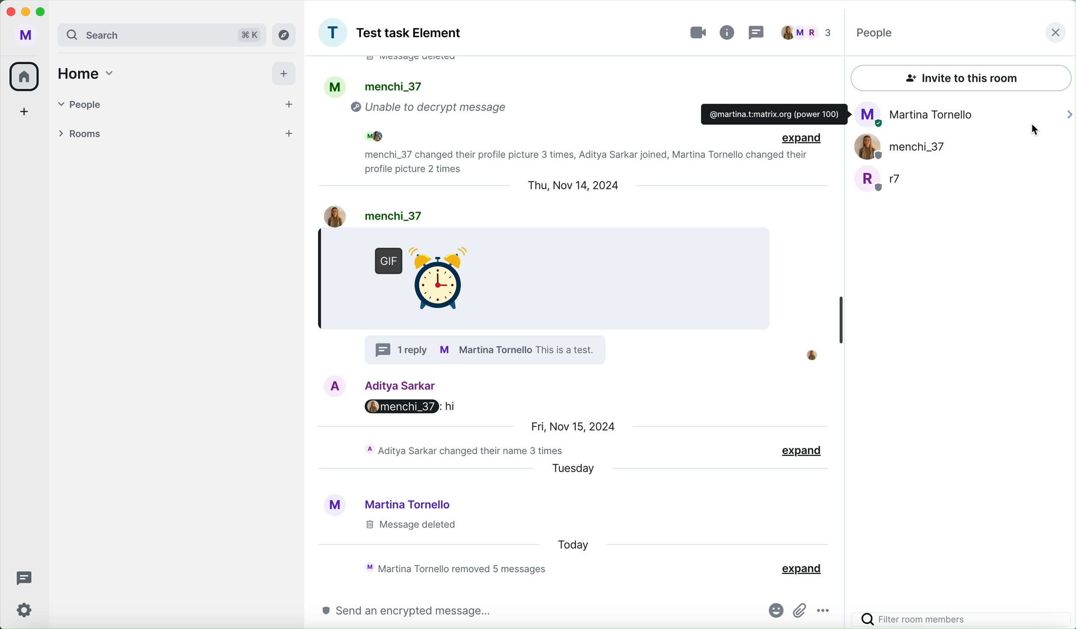 This screenshot has width=1076, height=629. What do you see at coordinates (155, 131) in the screenshot?
I see `rooms` at bounding box center [155, 131].